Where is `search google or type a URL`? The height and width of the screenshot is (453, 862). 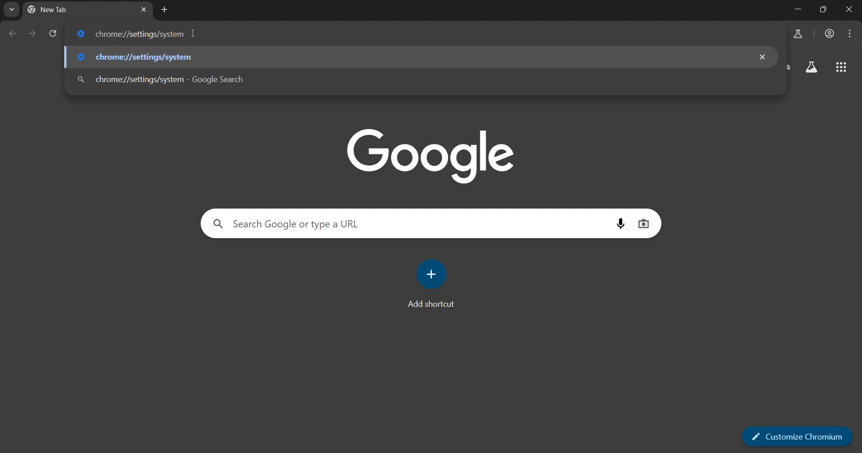 search google or type a URL is located at coordinates (299, 222).